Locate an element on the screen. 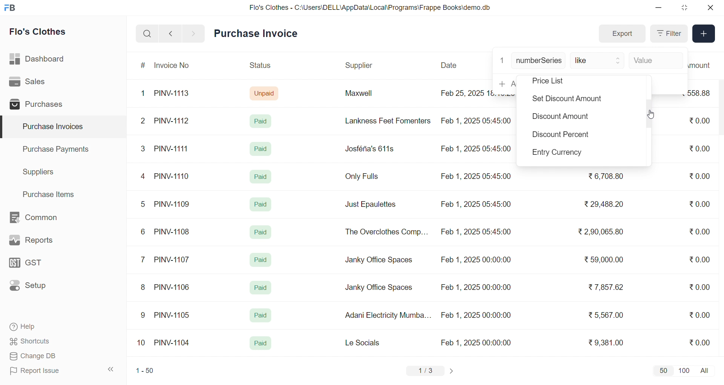 The width and height of the screenshot is (724, 385). Suppliers is located at coordinates (40, 172).